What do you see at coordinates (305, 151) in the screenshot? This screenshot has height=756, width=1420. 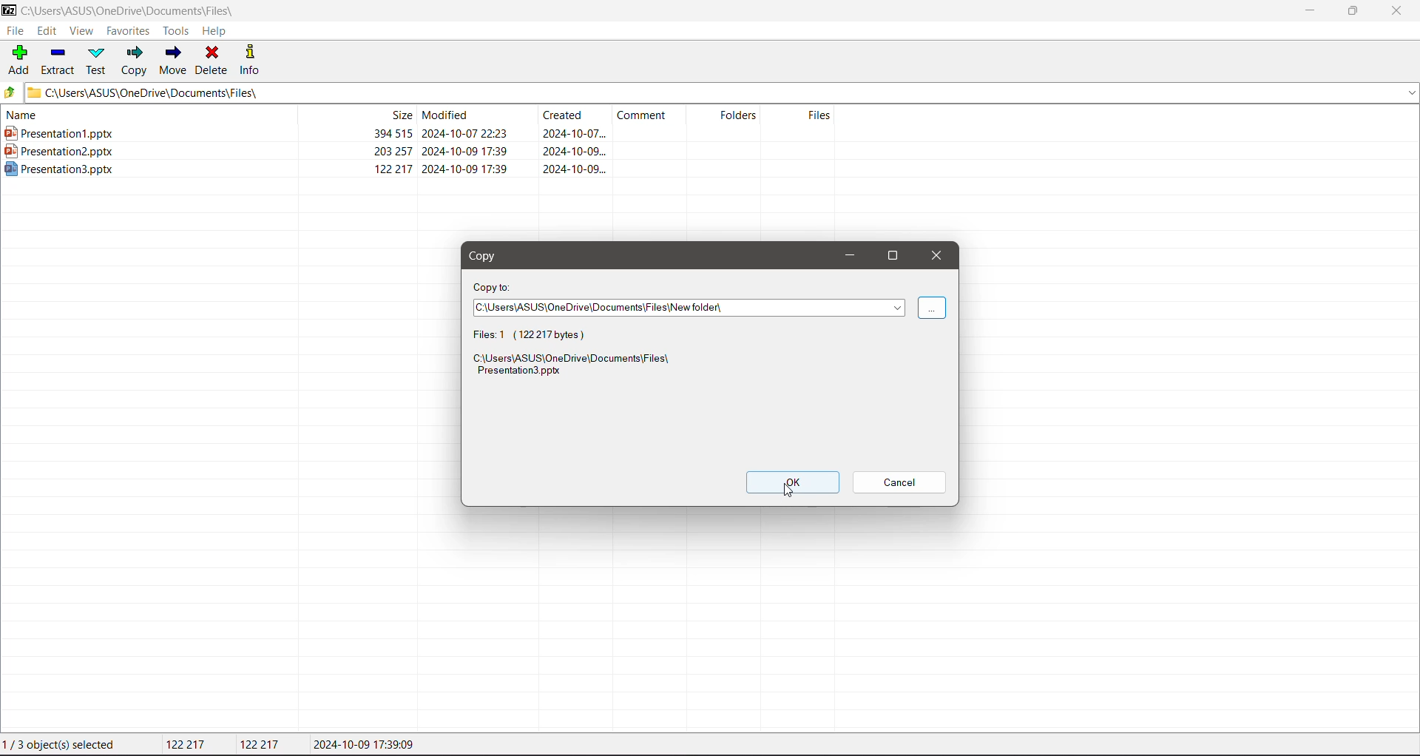 I see `Presetation2` at bounding box center [305, 151].